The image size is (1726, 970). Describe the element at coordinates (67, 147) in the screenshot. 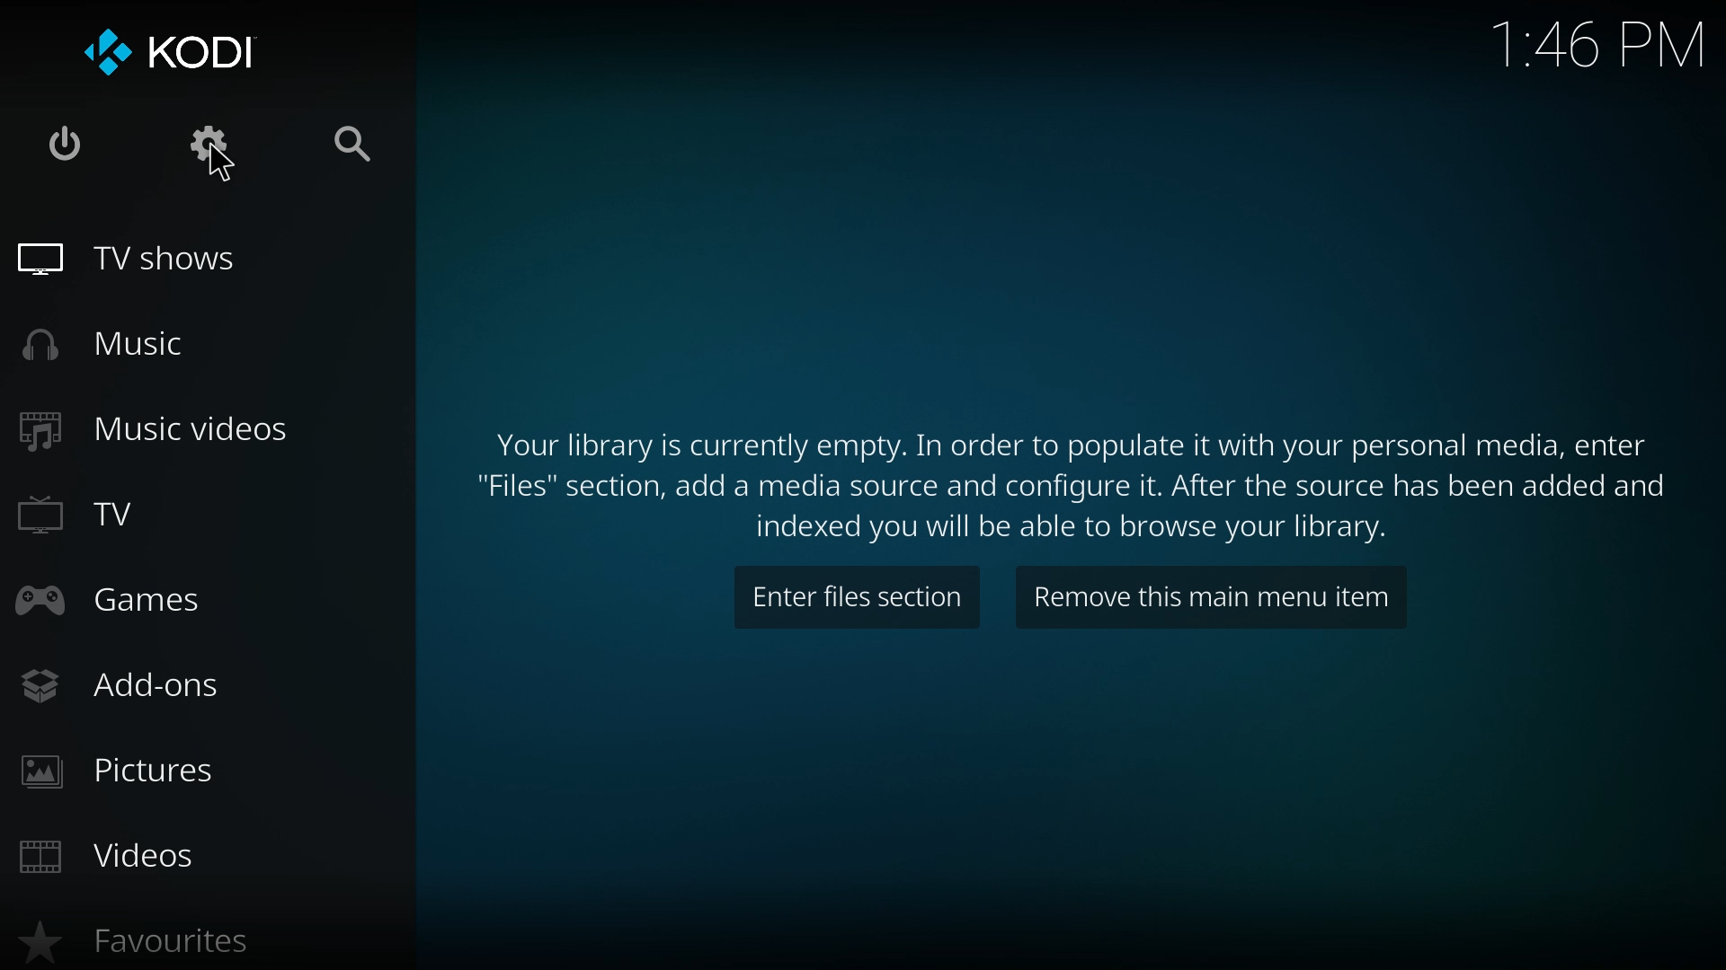

I see `close` at that location.